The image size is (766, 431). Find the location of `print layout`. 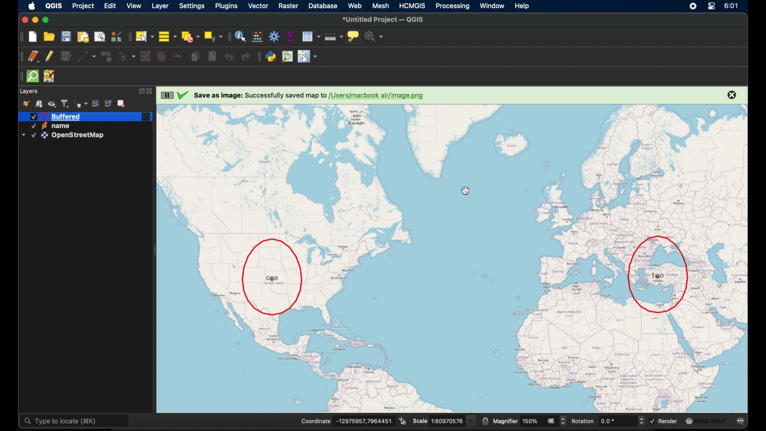

print layout is located at coordinates (83, 37).